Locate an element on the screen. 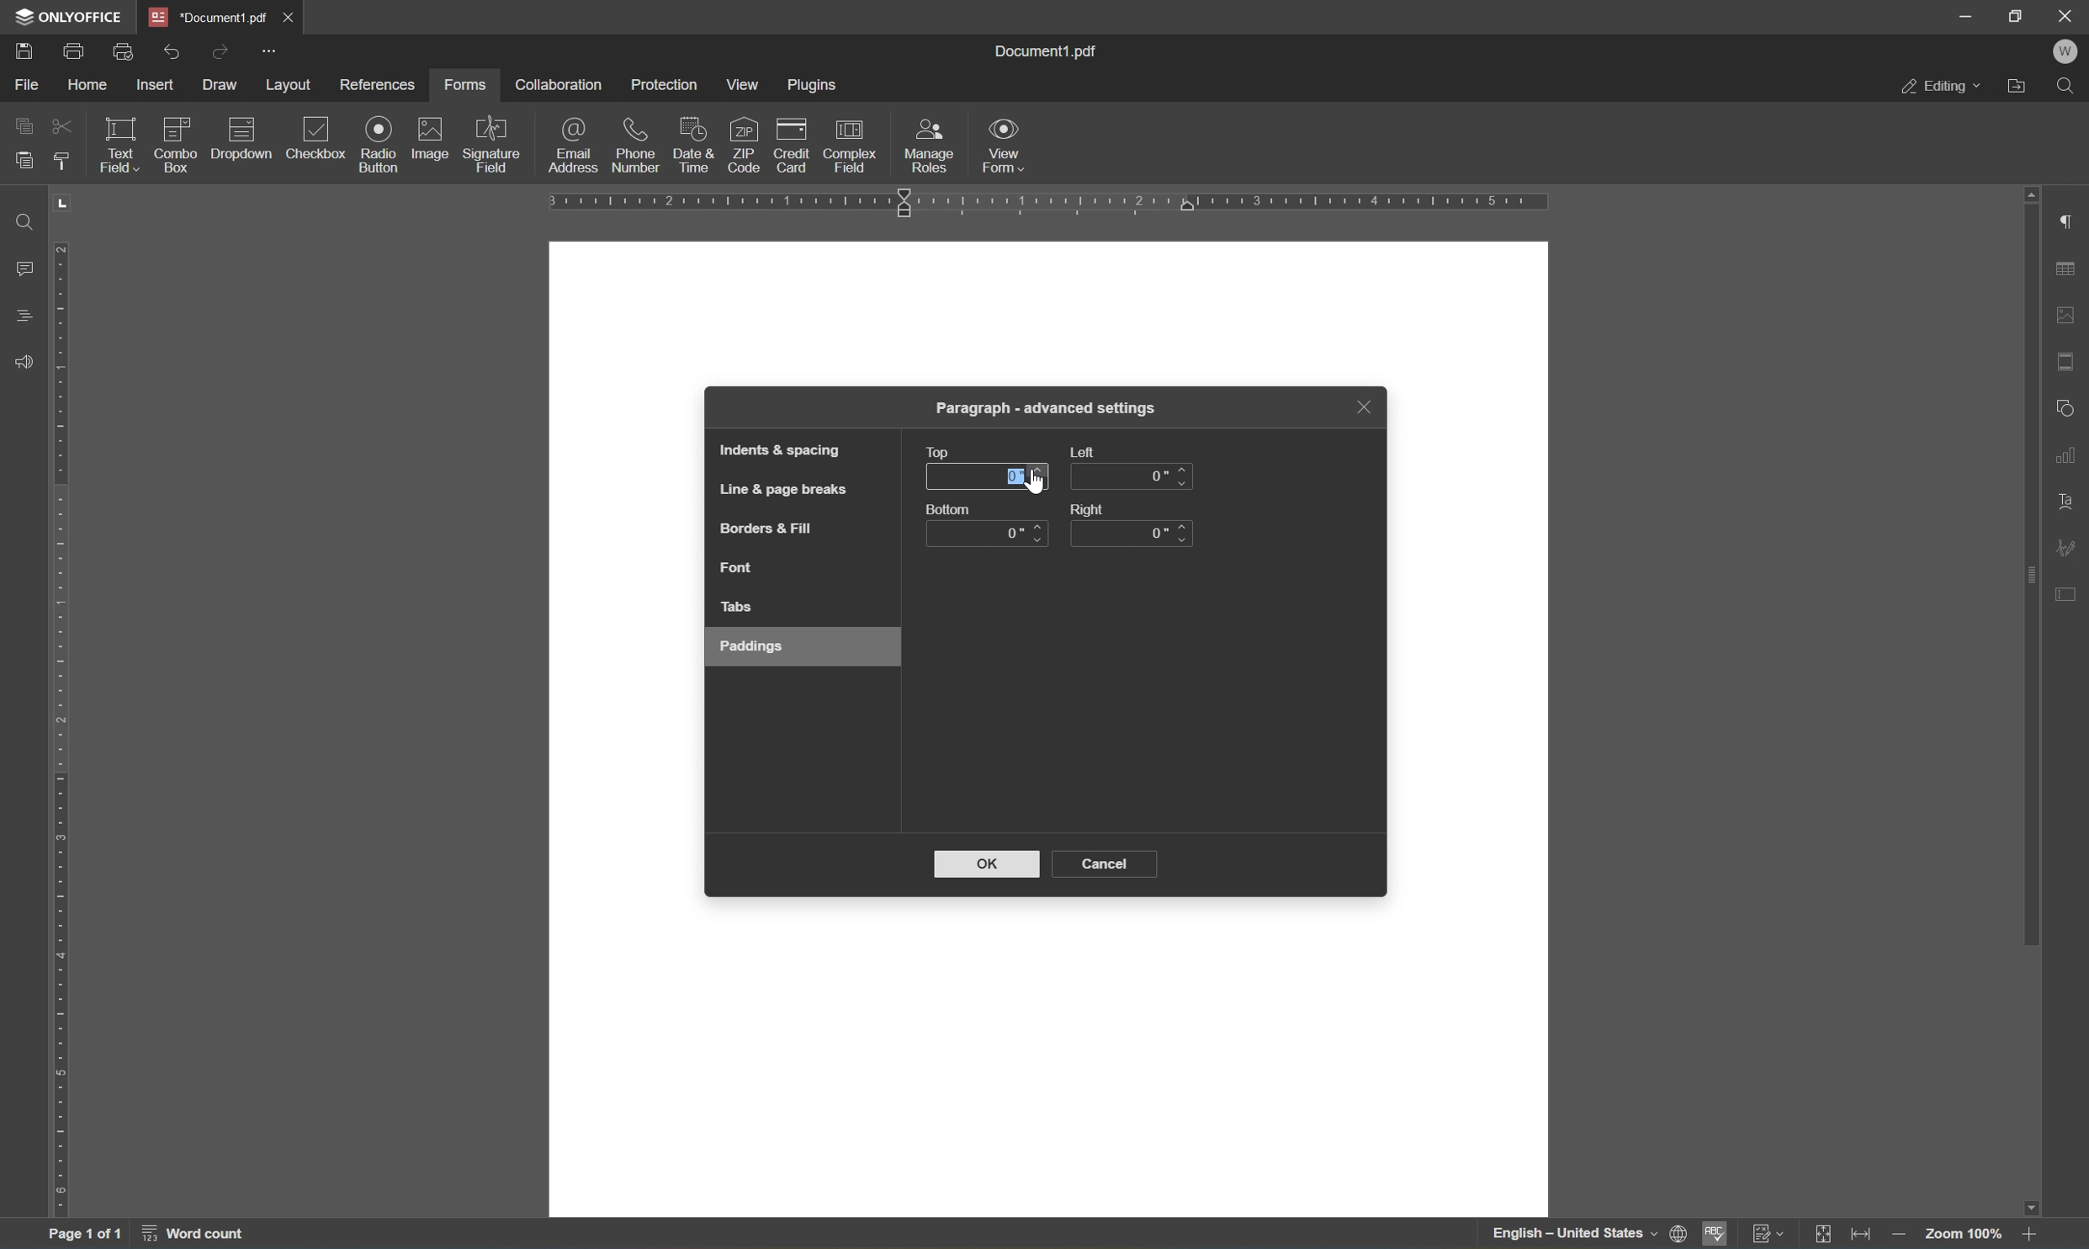  radio button is located at coordinates (378, 142).